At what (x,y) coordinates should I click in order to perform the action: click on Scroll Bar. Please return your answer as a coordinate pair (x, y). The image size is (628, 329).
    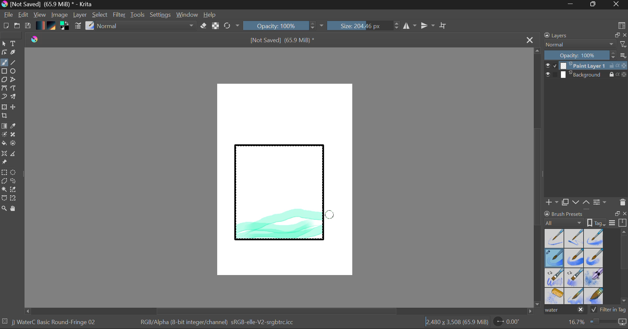
    Looking at the image, I should click on (538, 178).